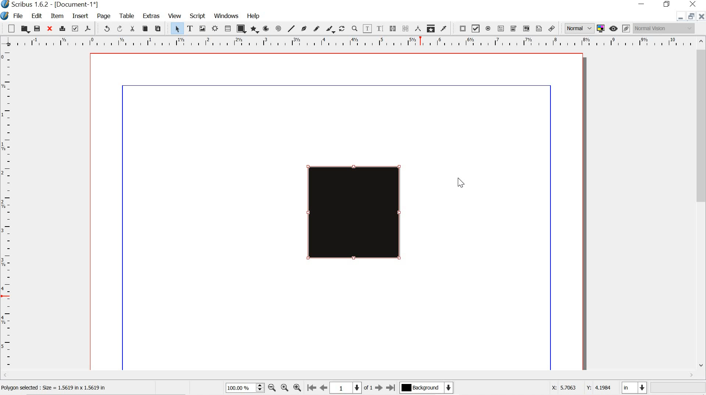  I want to click on logo, so click(5, 15).